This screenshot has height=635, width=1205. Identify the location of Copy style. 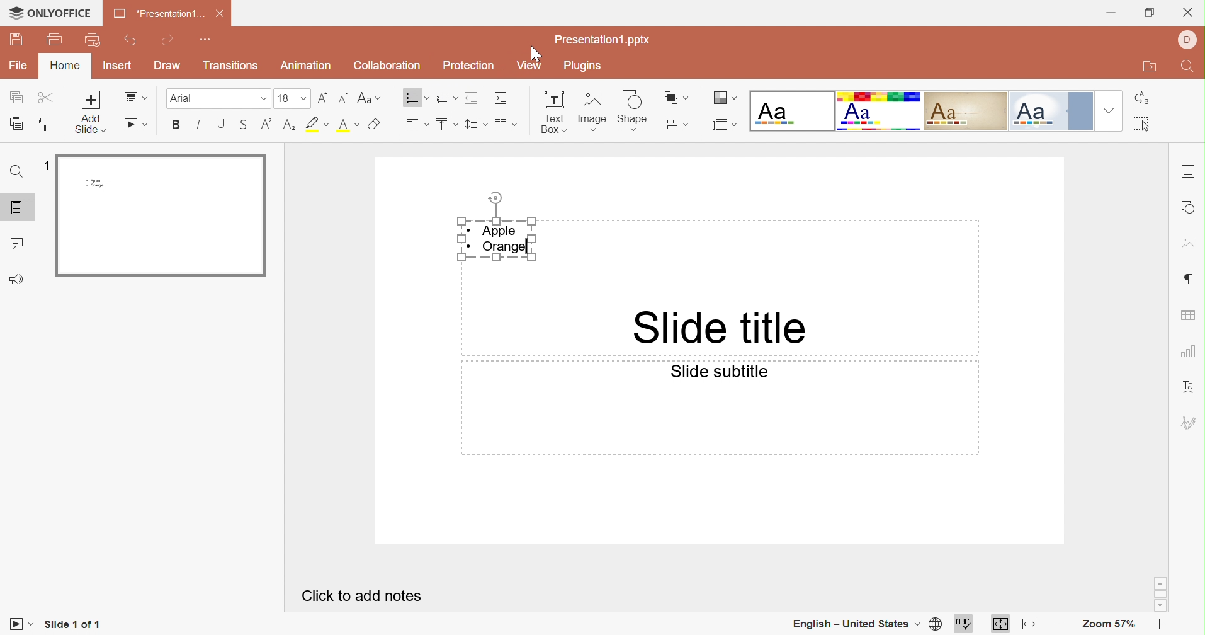
(47, 127).